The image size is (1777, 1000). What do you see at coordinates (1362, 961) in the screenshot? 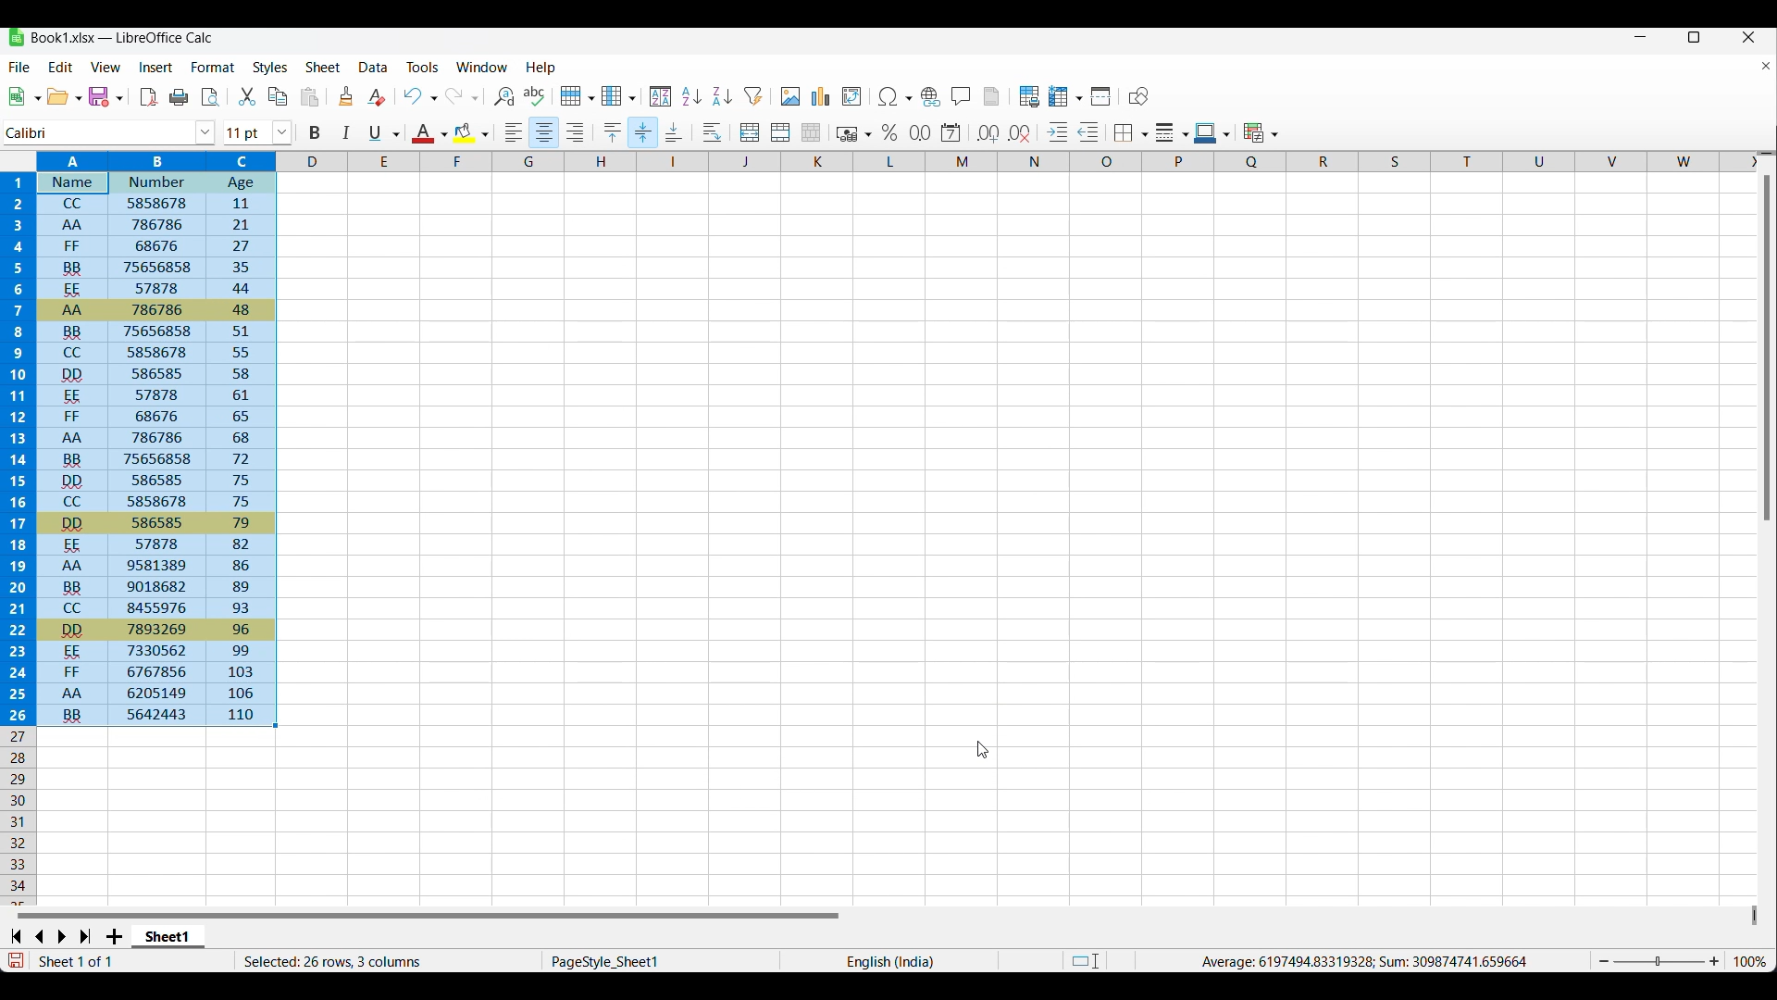
I see `Average and Sum` at bounding box center [1362, 961].